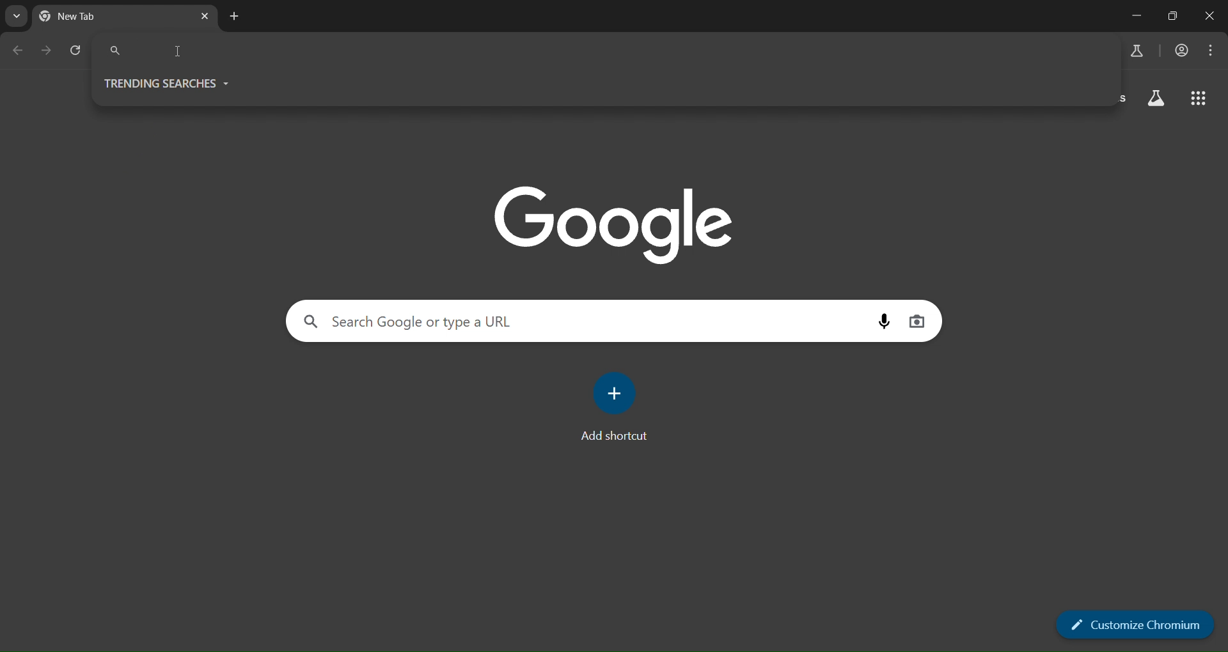 The width and height of the screenshot is (1228, 652). Describe the element at coordinates (1170, 15) in the screenshot. I see `restore down` at that location.